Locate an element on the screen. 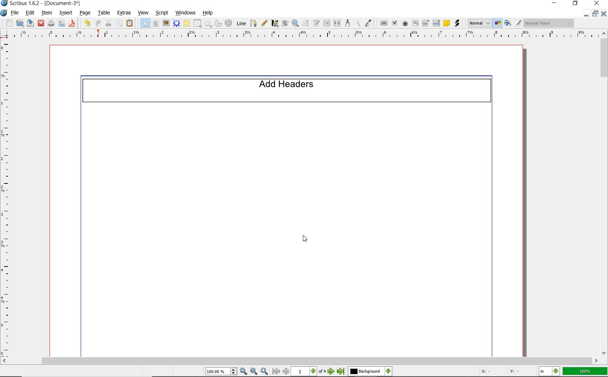 The width and height of the screenshot is (608, 377). copy item properties is located at coordinates (358, 23).